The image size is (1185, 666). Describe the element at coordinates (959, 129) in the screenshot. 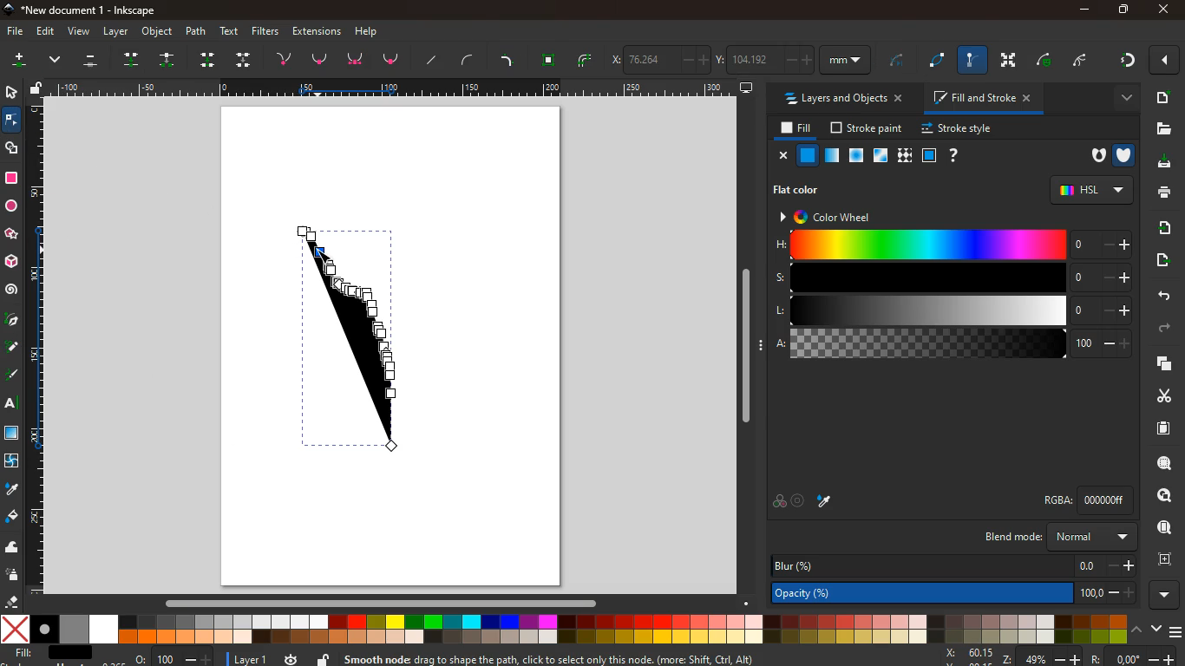

I see `stroke style` at that location.